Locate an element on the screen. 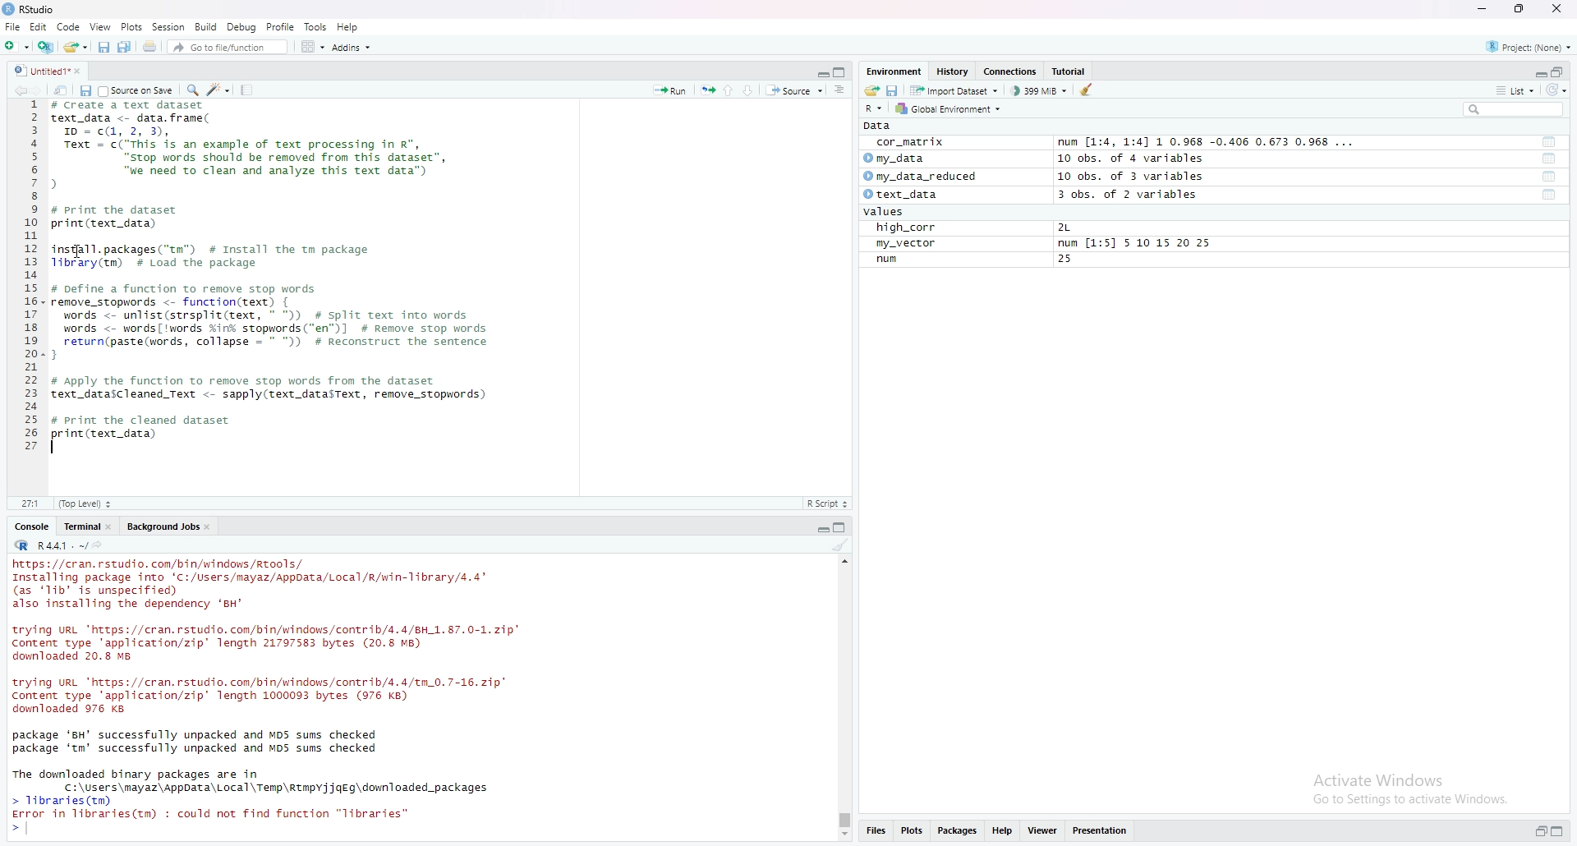 The height and width of the screenshot is (846, 1577). view the current working directory is located at coordinates (101, 546).